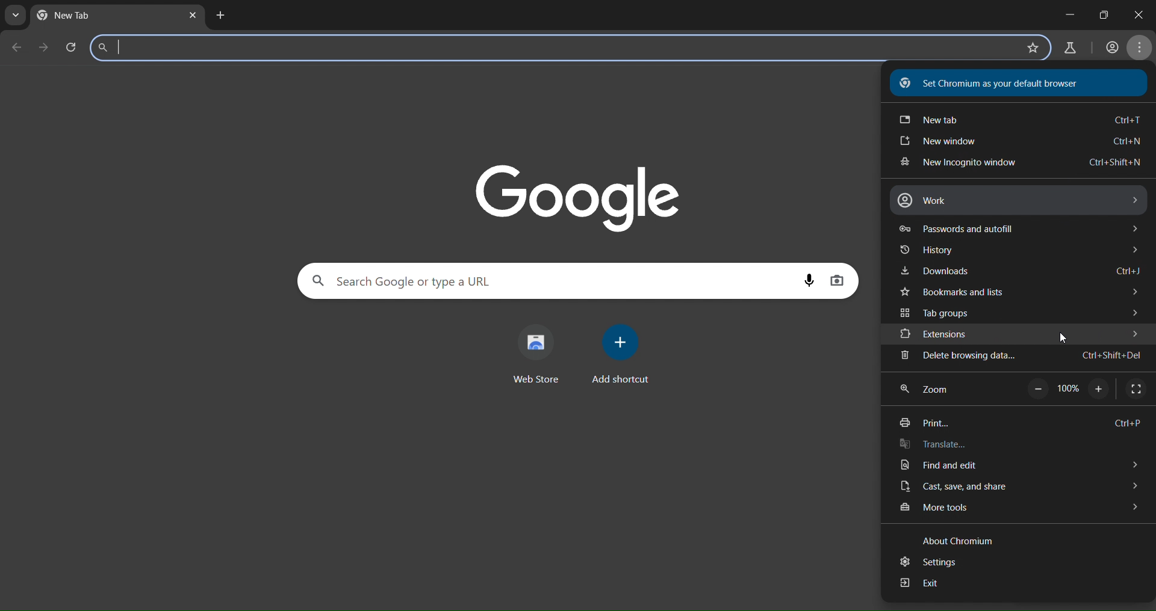 The image size is (1156, 611). I want to click on image, so click(578, 194).